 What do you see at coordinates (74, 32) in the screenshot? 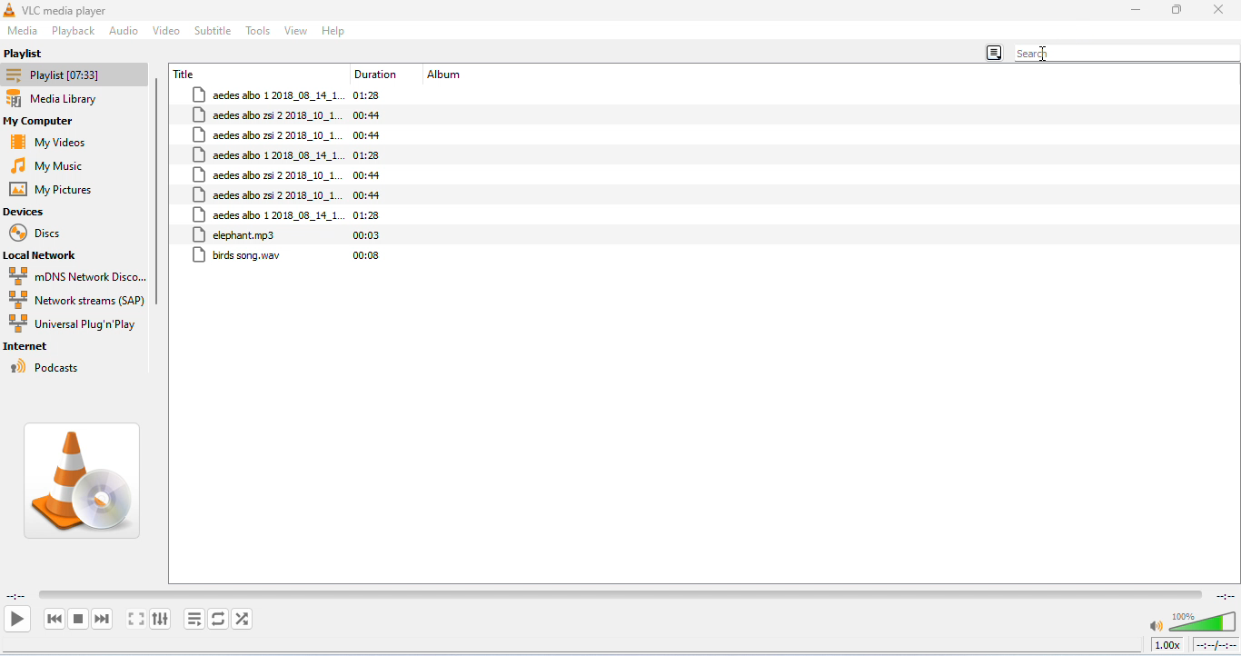
I see `playback` at bounding box center [74, 32].